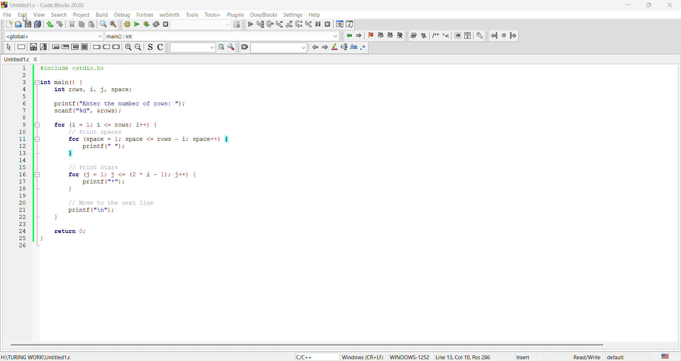 The width and height of the screenshot is (681, 361). What do you see at coordinates (191, 48) in the screenshot?
I see `input box` at bounding box center [191, 48].